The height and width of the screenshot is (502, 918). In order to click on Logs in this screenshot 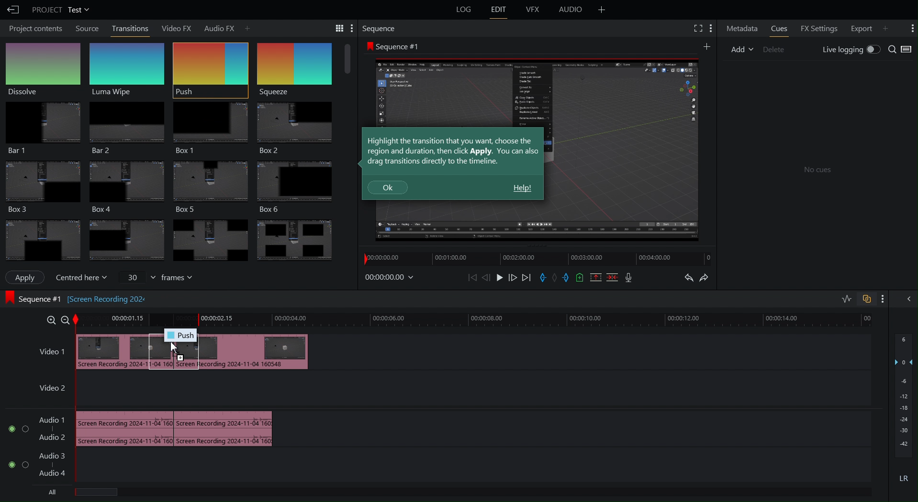, I will do `click(459, 11)`.